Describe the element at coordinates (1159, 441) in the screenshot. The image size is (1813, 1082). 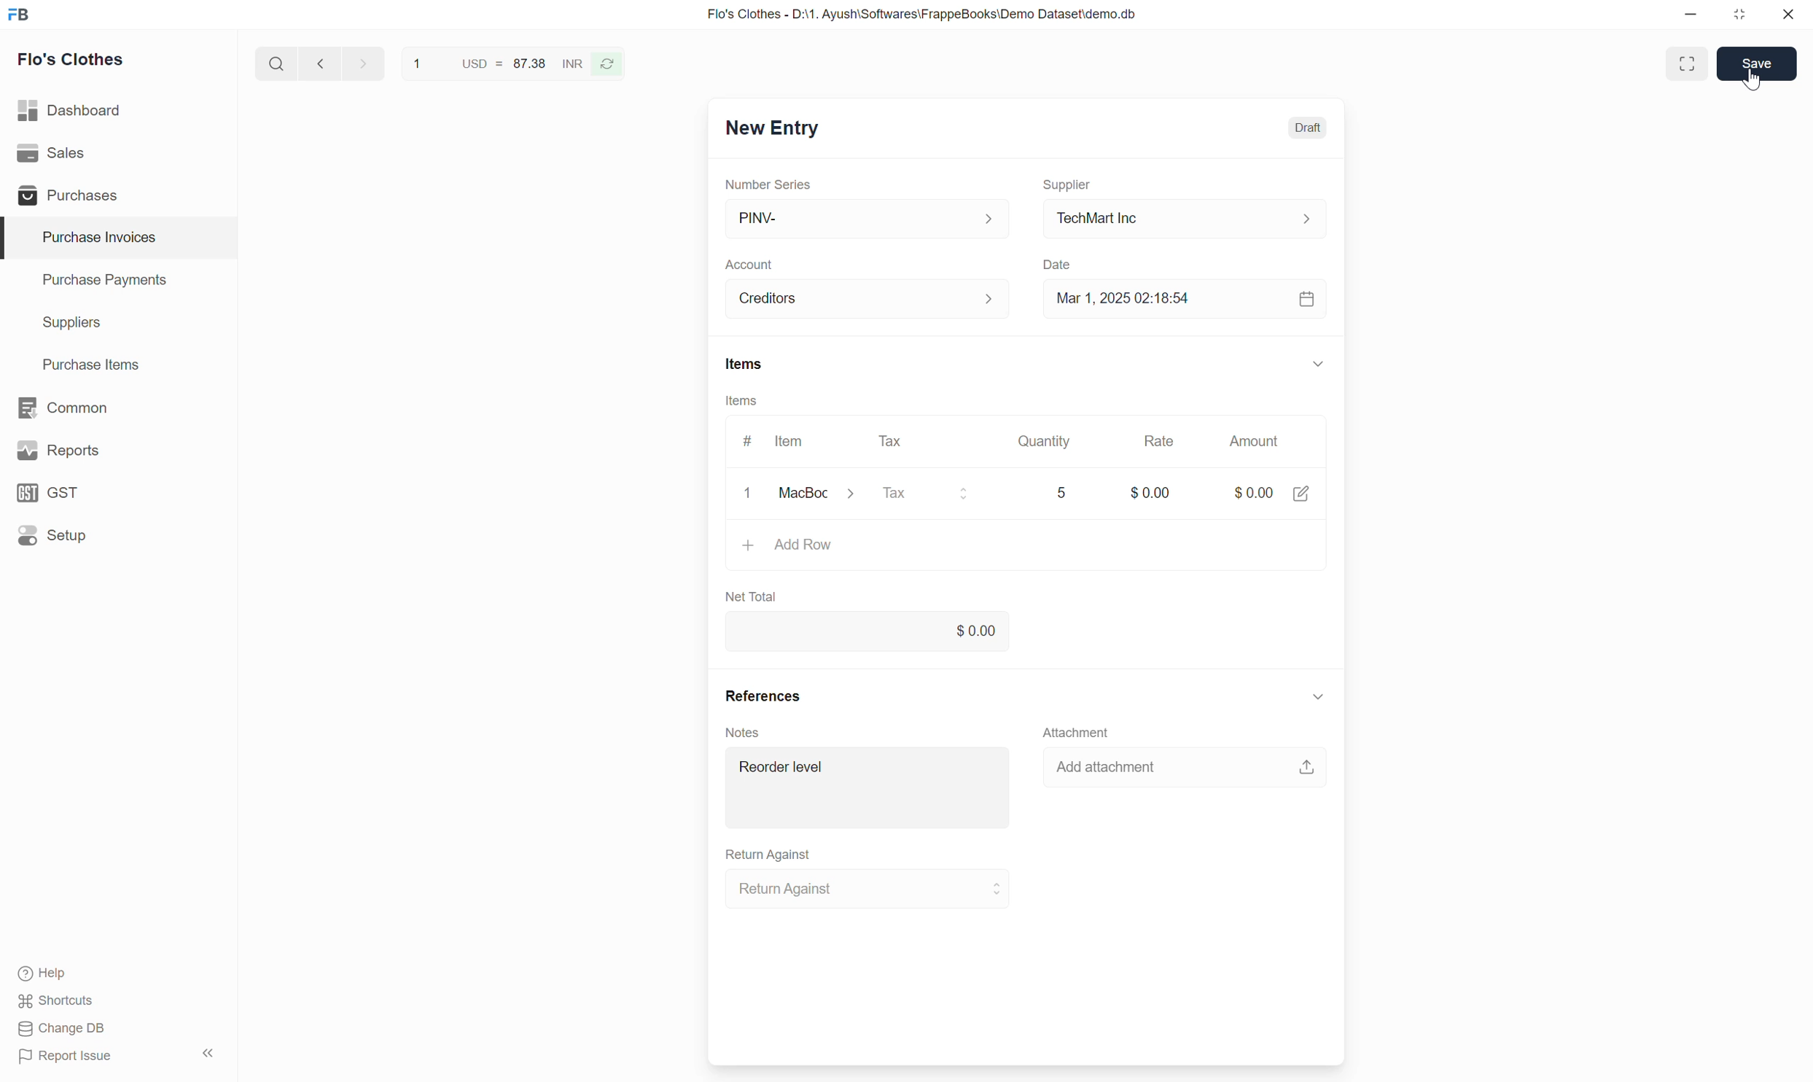
I see `Rate` at that location.